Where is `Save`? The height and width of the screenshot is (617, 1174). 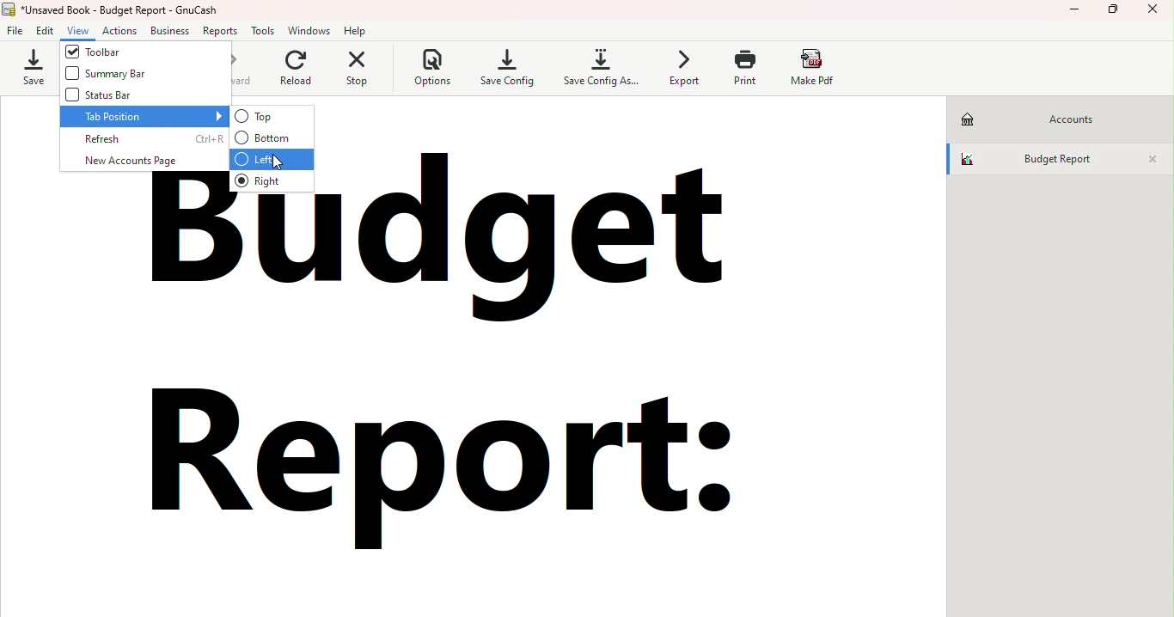
Save is located at coordinates (31, 68).